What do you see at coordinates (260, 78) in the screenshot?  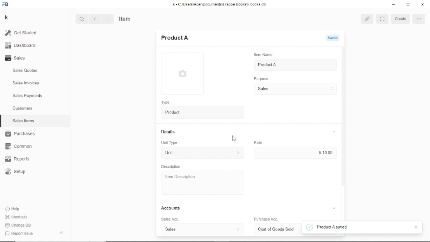 I see `Purpose` at bounding box center [260, 78].